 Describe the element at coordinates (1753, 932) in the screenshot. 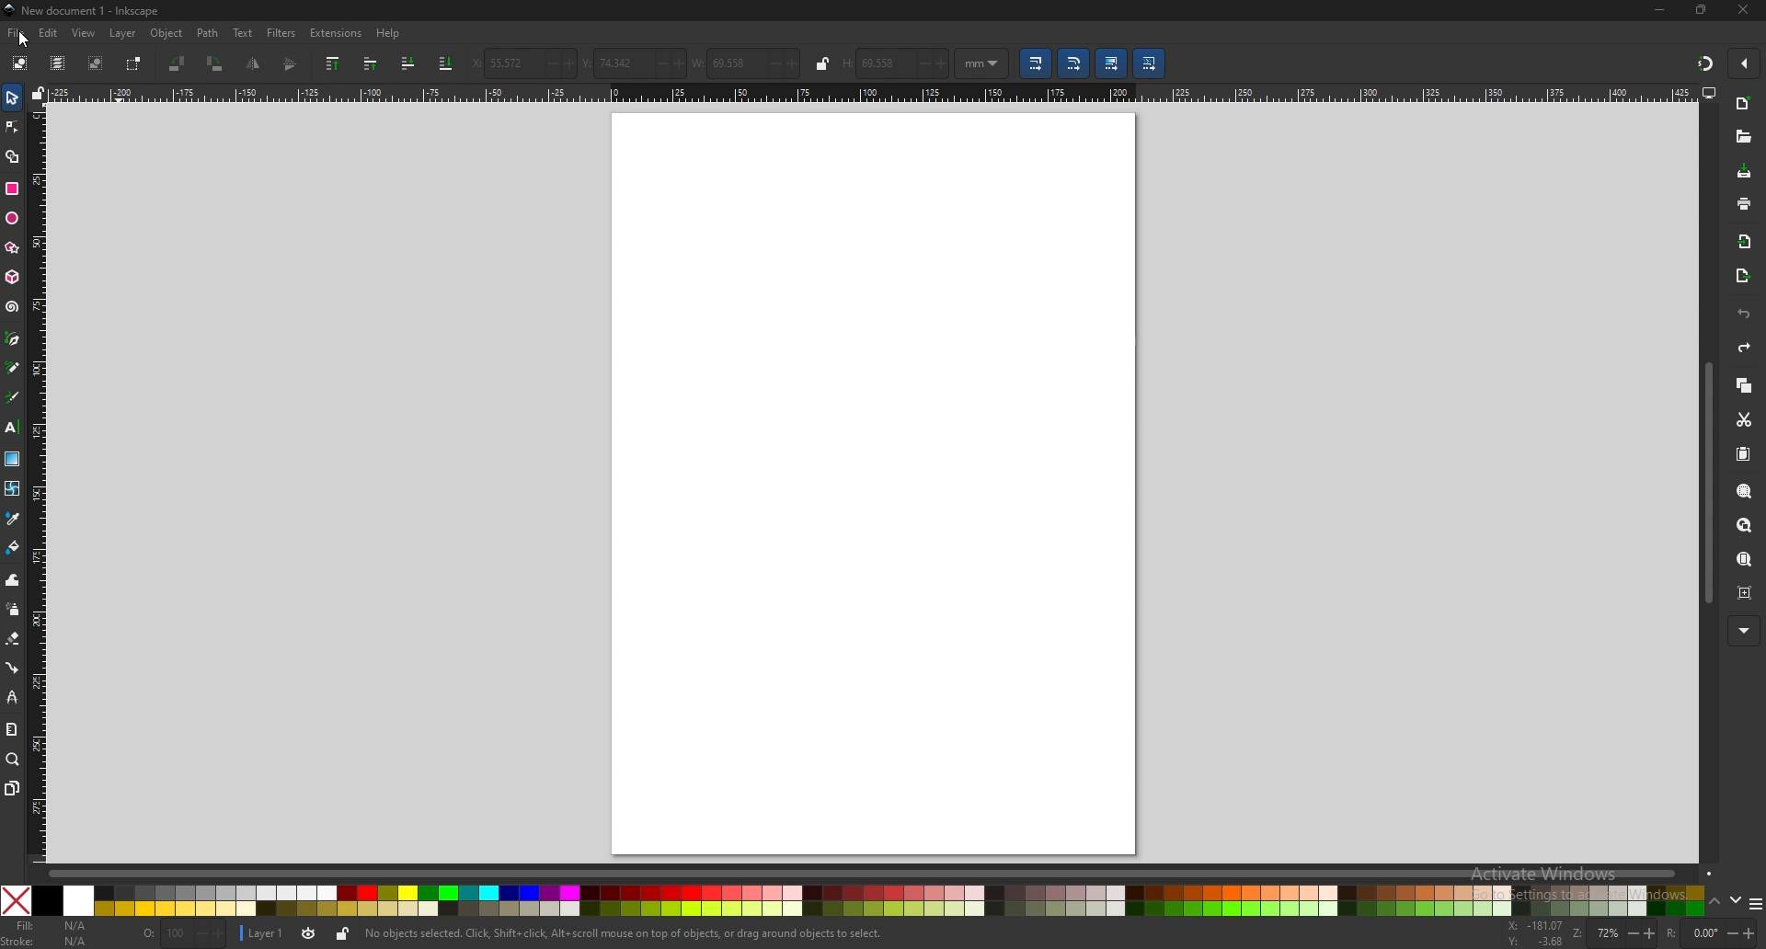

I see `+` at that location.